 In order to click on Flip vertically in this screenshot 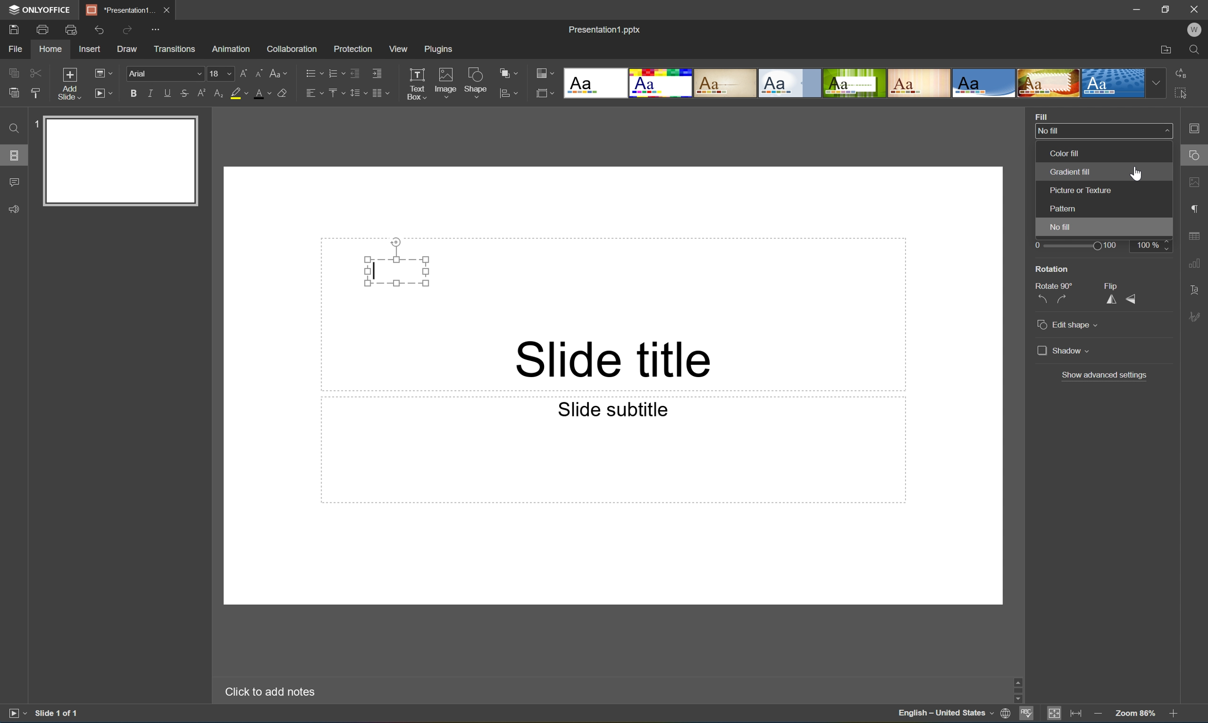, I will do `click(1135, 299)`.